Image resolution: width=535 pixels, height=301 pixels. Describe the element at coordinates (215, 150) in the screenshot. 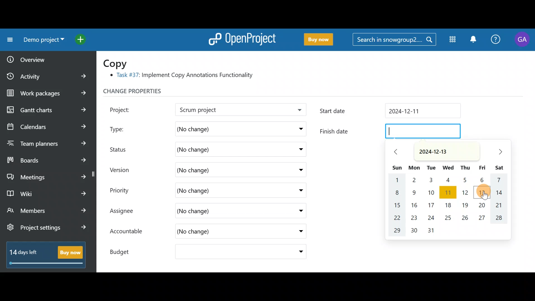

I see `(No change)` at that location.